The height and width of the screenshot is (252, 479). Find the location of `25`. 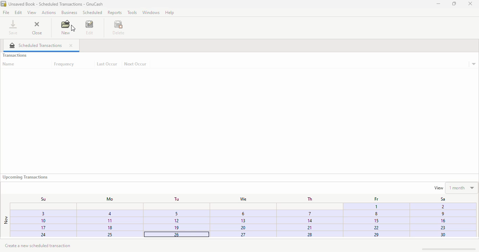

25 is located at coordinates (175, 234).